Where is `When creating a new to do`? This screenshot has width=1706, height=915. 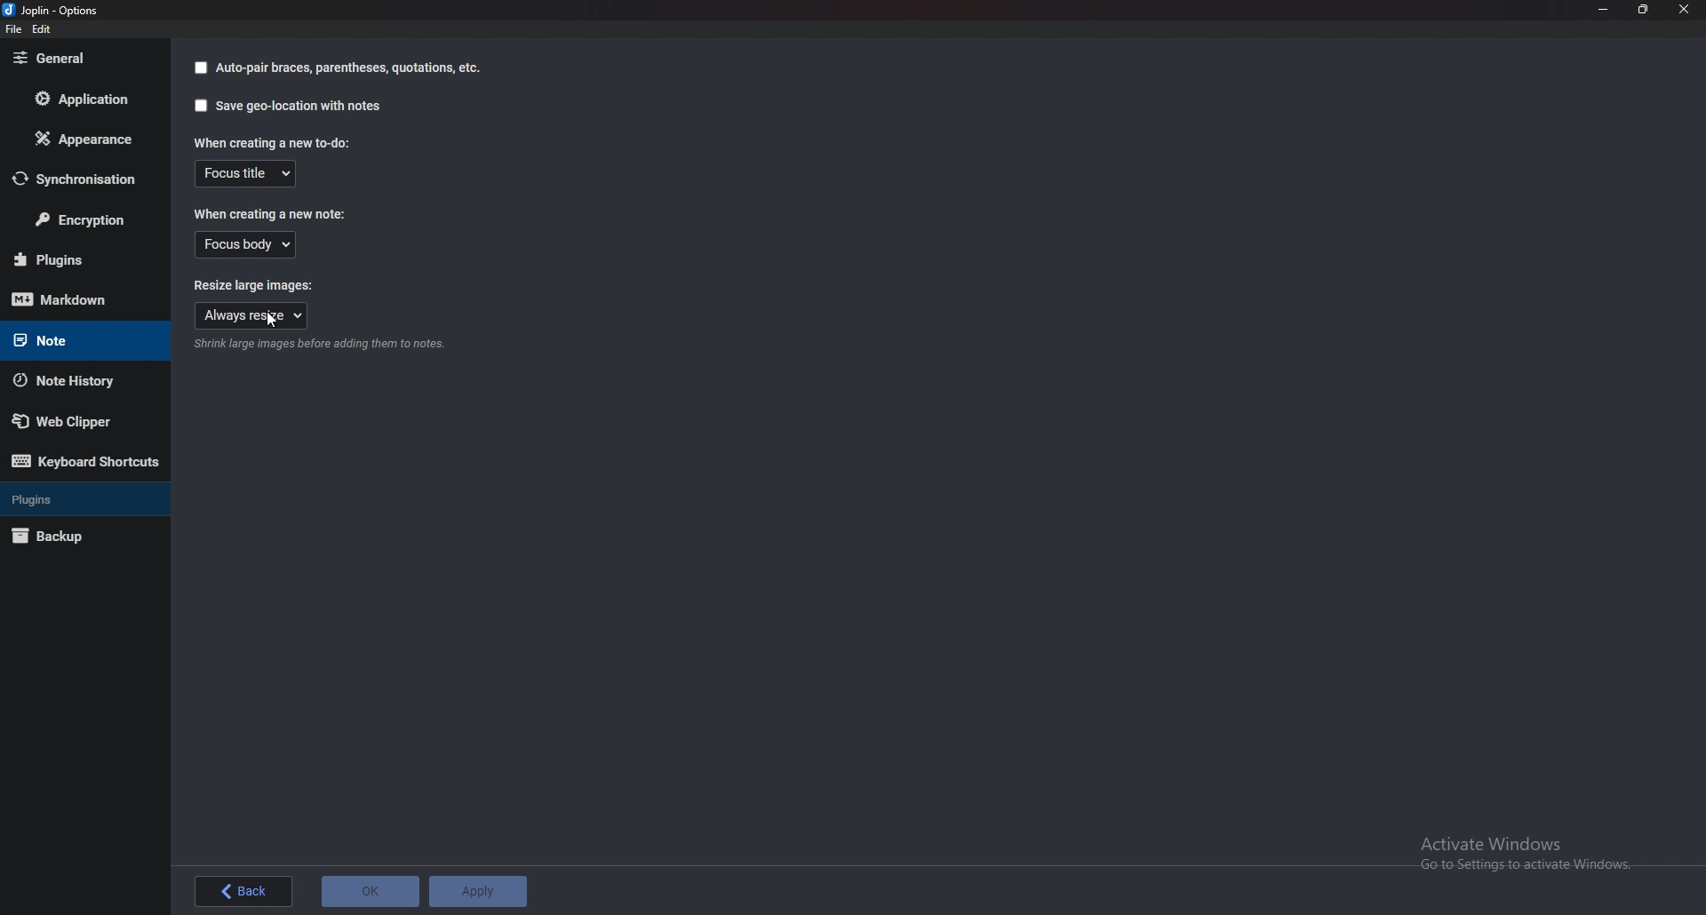 When creating a new to do is located at coordinates (271, 142).